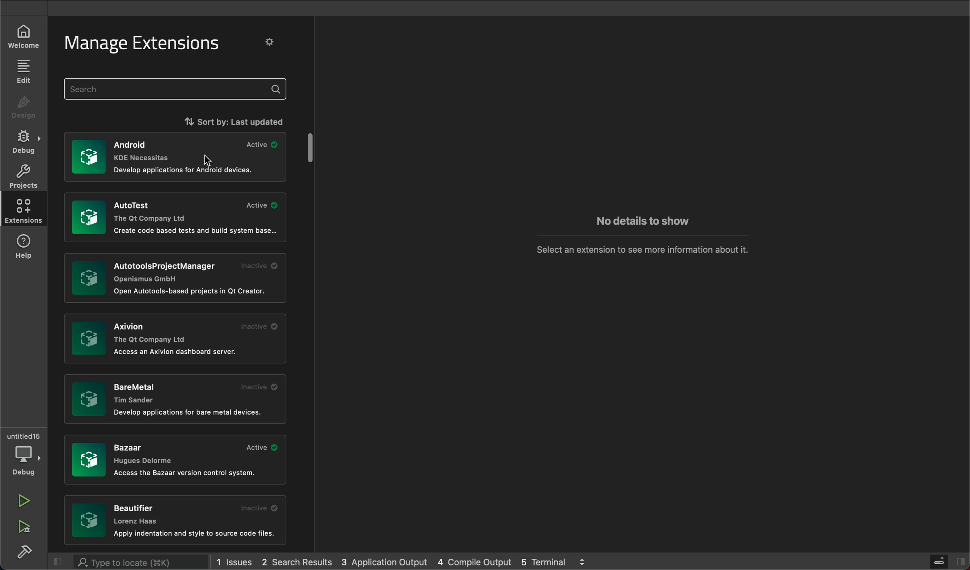 The height and width of the screenshot is (570, 970). I want to click on settingd, so click(274, 43).